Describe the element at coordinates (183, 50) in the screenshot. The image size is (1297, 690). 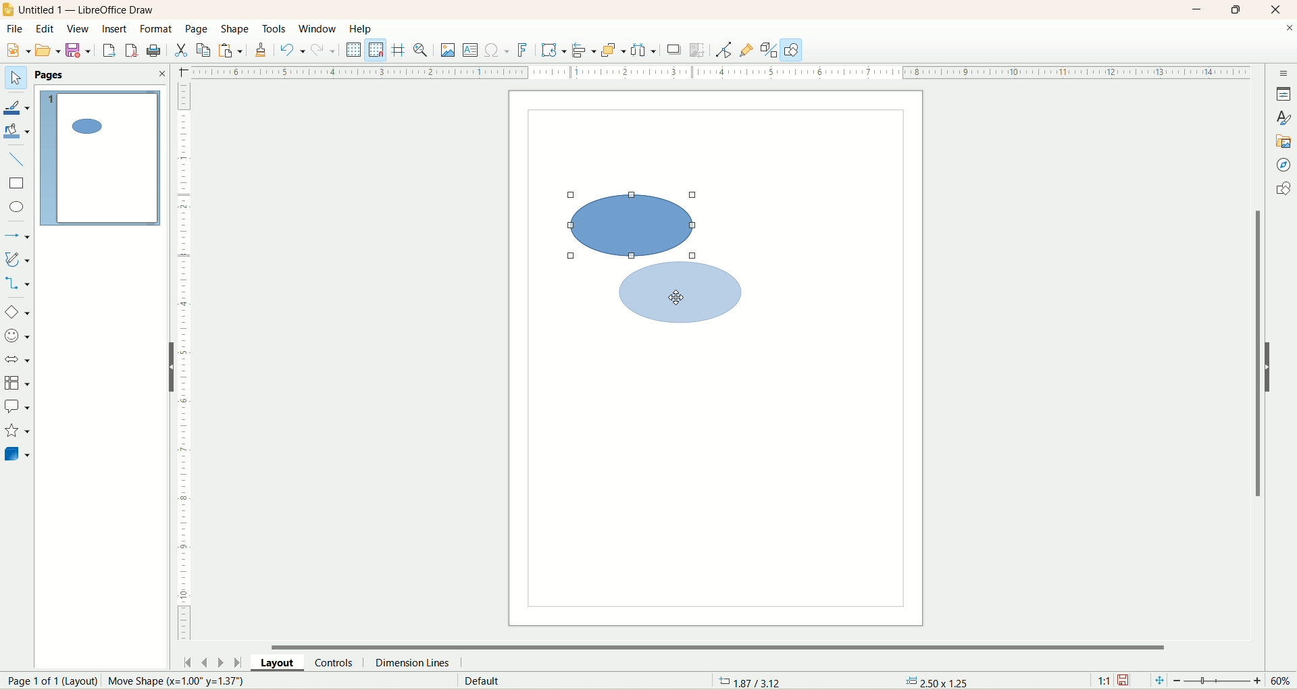
I see `cut` at that location.